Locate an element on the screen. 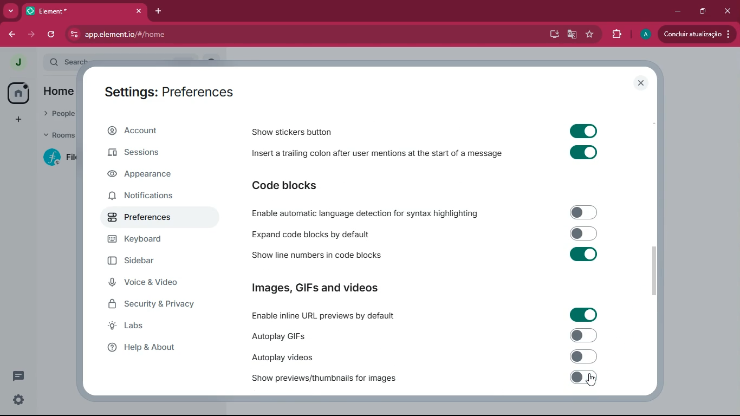  Enable automatic language detection for syntax highlighting is located at coordinates (364, 212).